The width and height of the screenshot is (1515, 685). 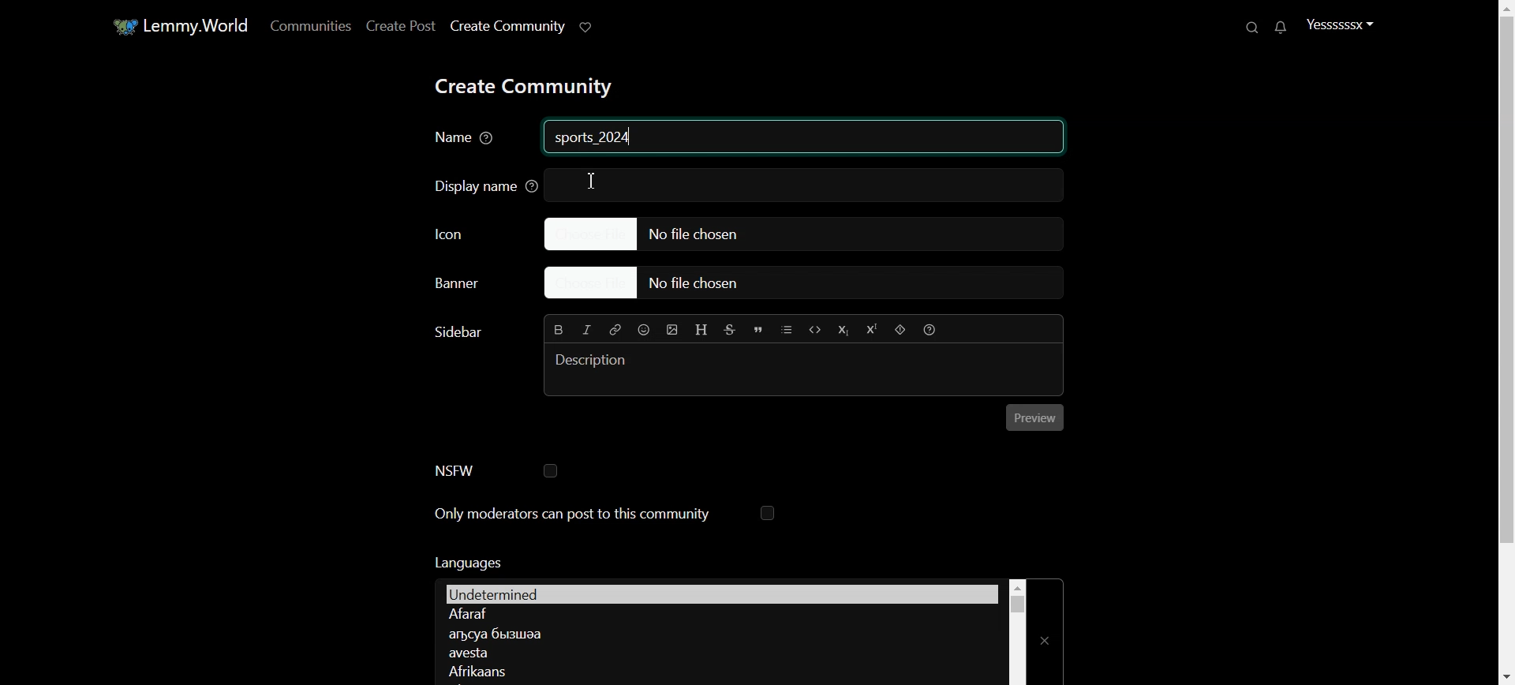 What do you see at coordinates (592, 182) in the screenshot?
I see `Text Cursor` at bounding box center [592, 182].